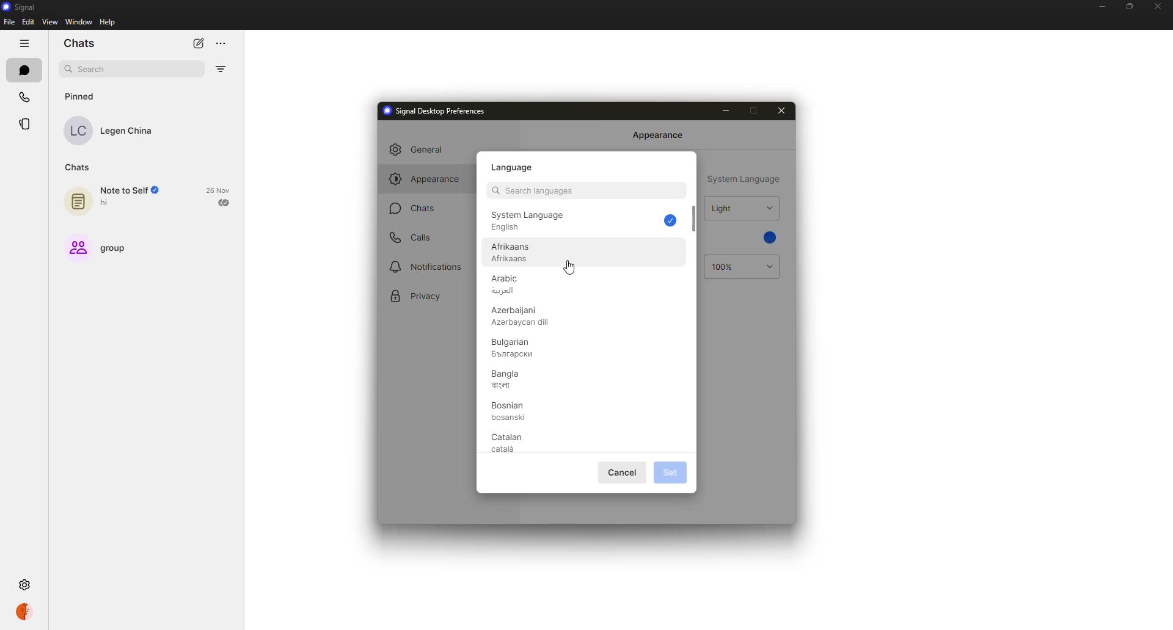 The image size is (1173, 630). What do you see at coordinates (117, 130) in the screenshot?
I see `contact` at bounding box center [117, 130].